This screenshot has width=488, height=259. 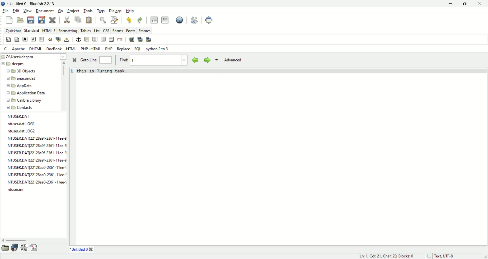 I want to click on find history, so click(x=185, y=60).